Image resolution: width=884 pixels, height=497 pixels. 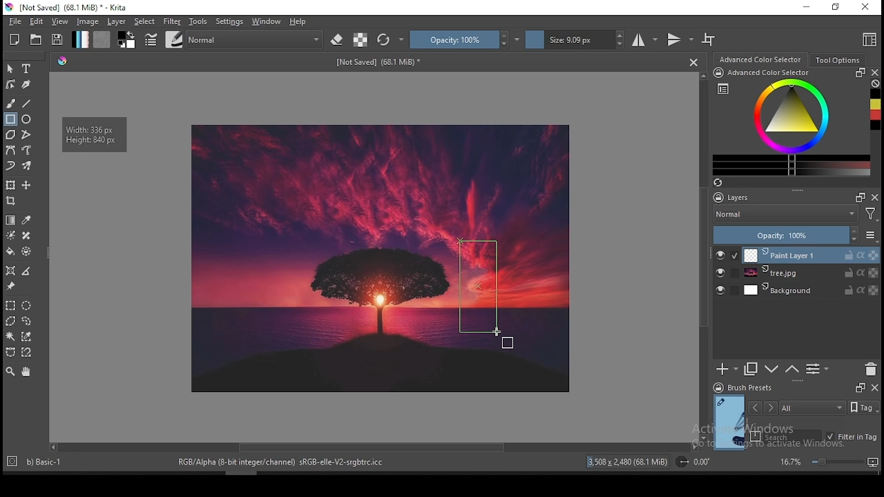 What do you see at coordinates (813, 407) in the screenshot?
I see `tags` at bounding box center [813, 407].